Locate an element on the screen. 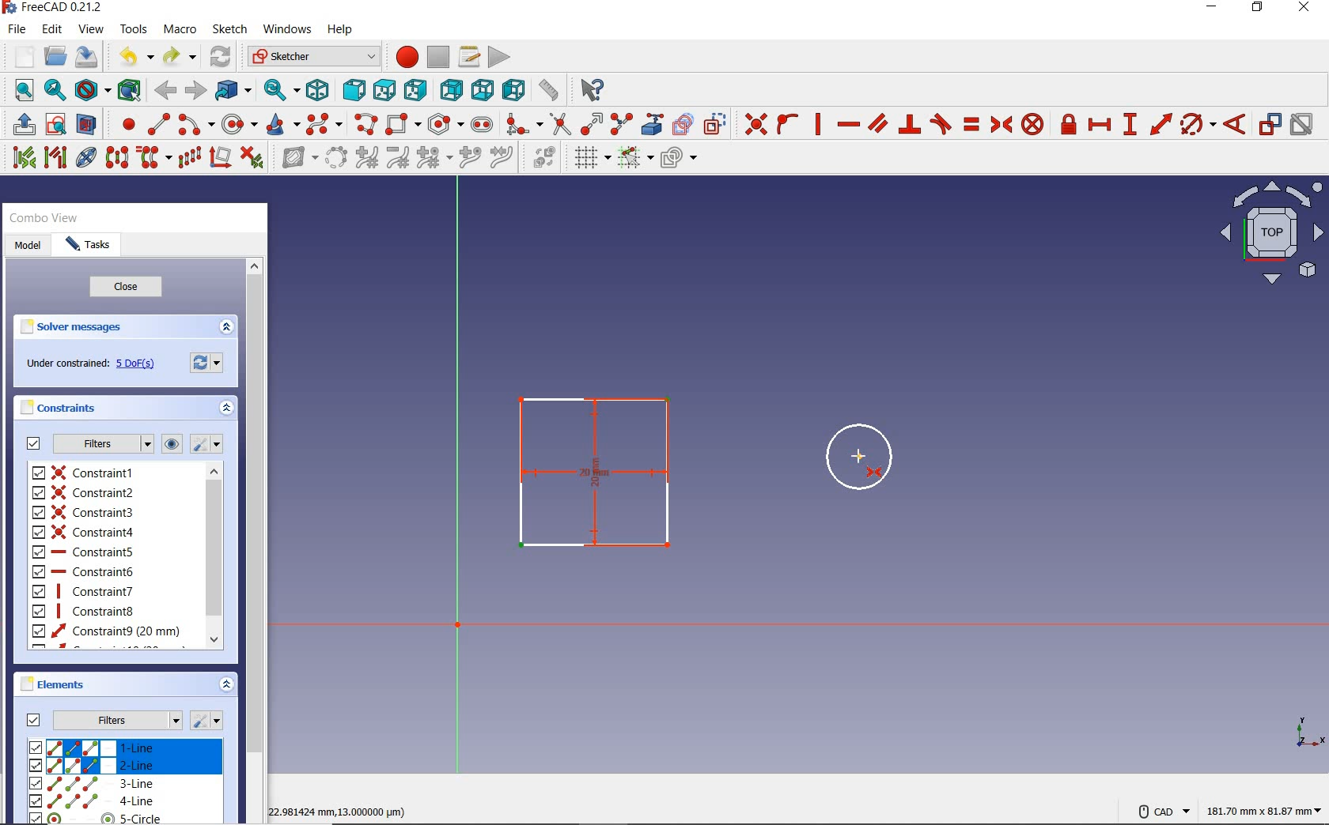 This screenshot has width=1329, height=825. switch virtual space is located at coordinates (541, 159).